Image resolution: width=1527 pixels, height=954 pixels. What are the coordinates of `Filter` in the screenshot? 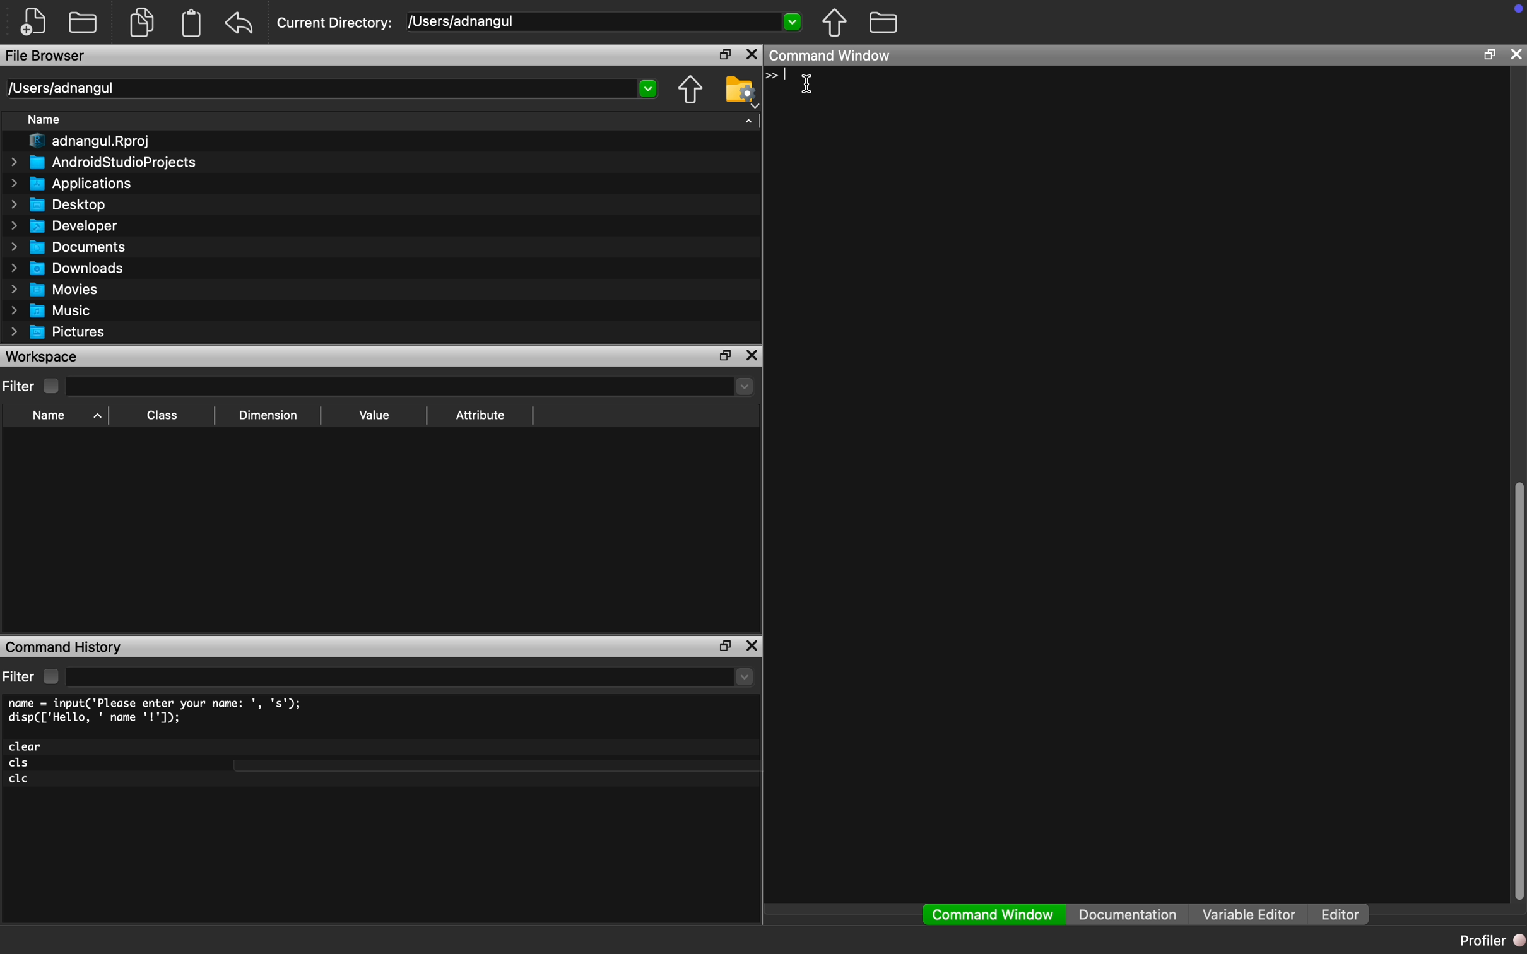 It's located at (33, 386).